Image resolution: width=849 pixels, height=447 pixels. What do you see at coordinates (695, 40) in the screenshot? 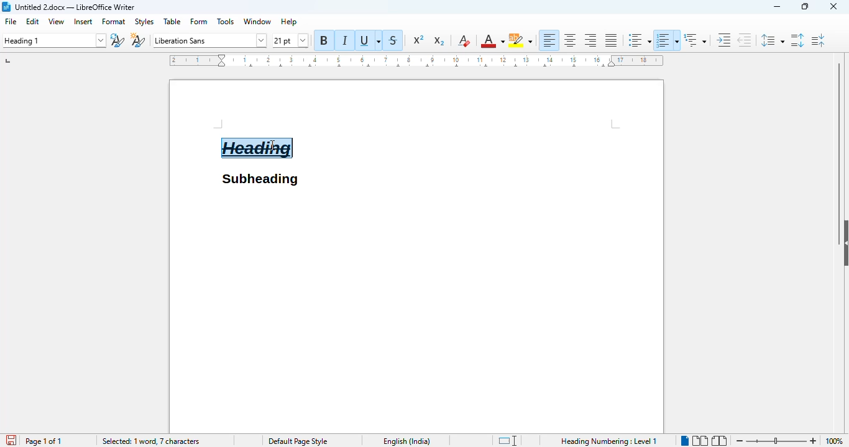
I see `set outline format` at bounding box center [695, 40].